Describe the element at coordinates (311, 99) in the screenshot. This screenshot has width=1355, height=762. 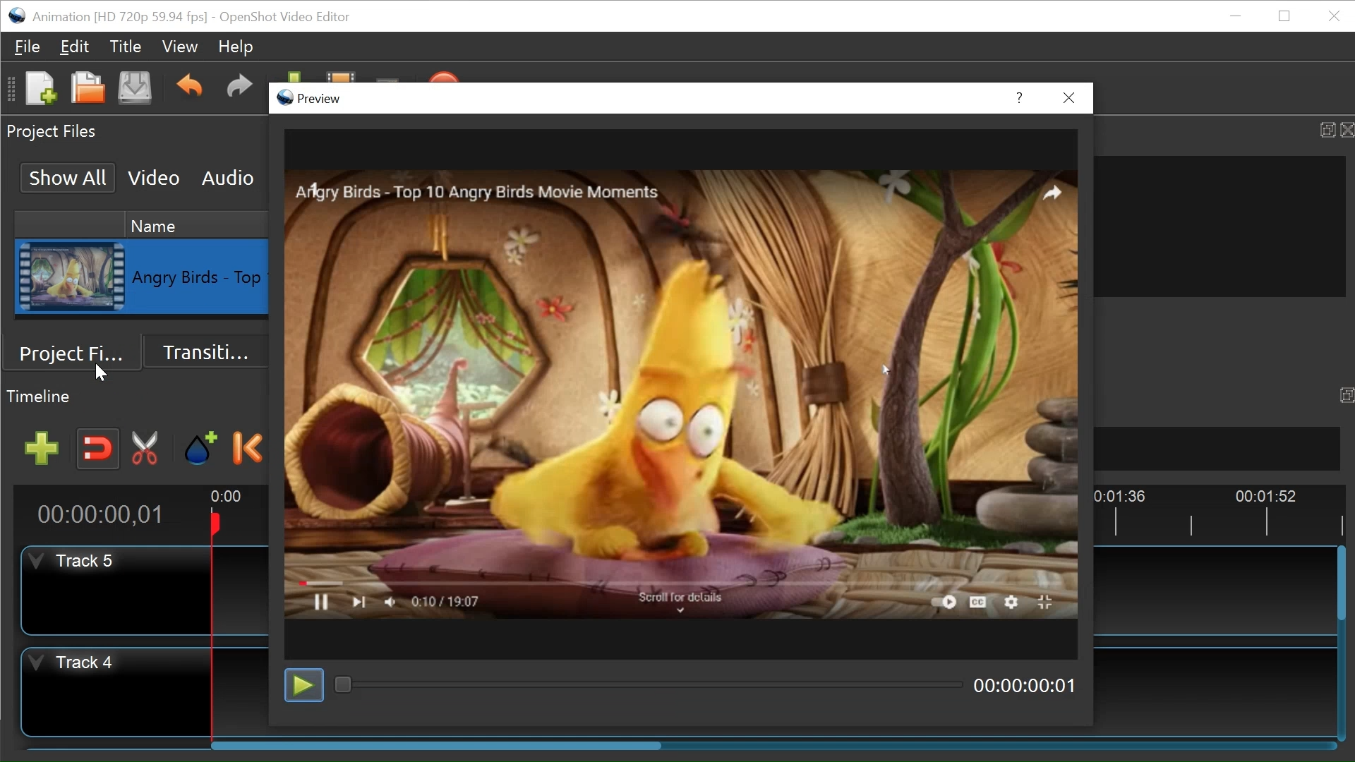
I see `Preview` at that location.